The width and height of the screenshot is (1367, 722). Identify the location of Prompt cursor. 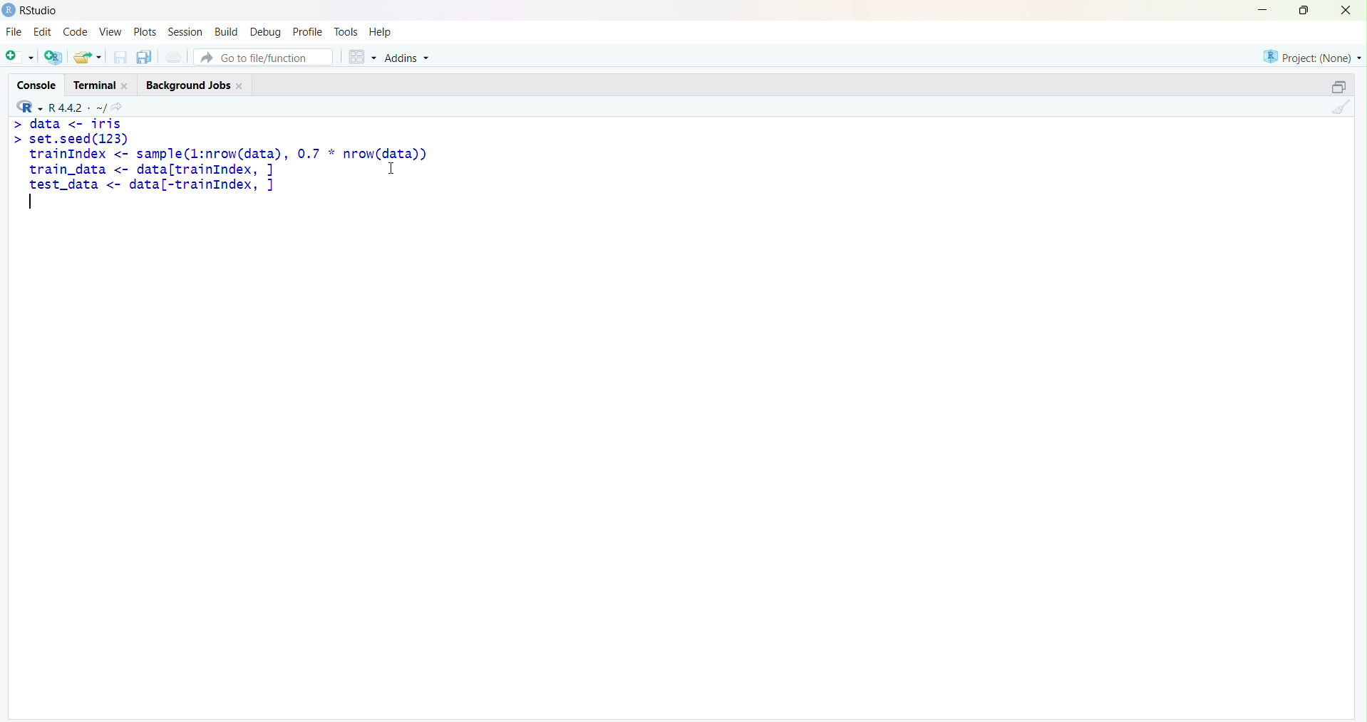
(16, 141).